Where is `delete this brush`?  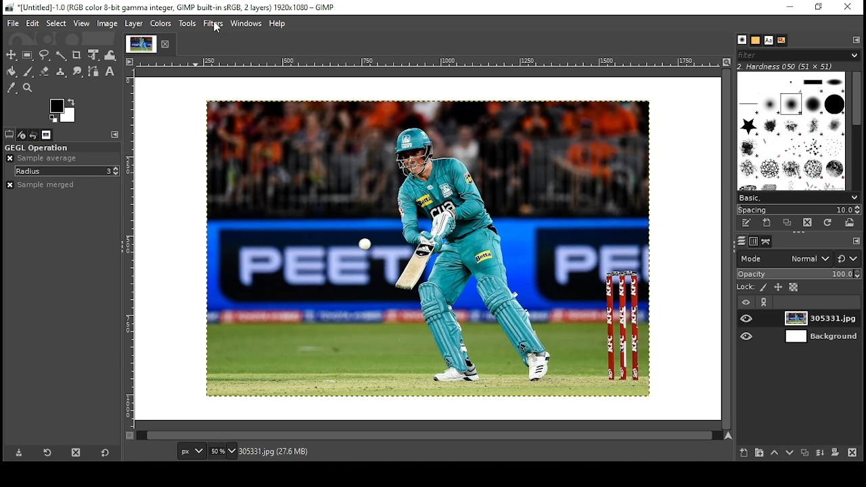 delete this brush is located at coordinates (808, 222).